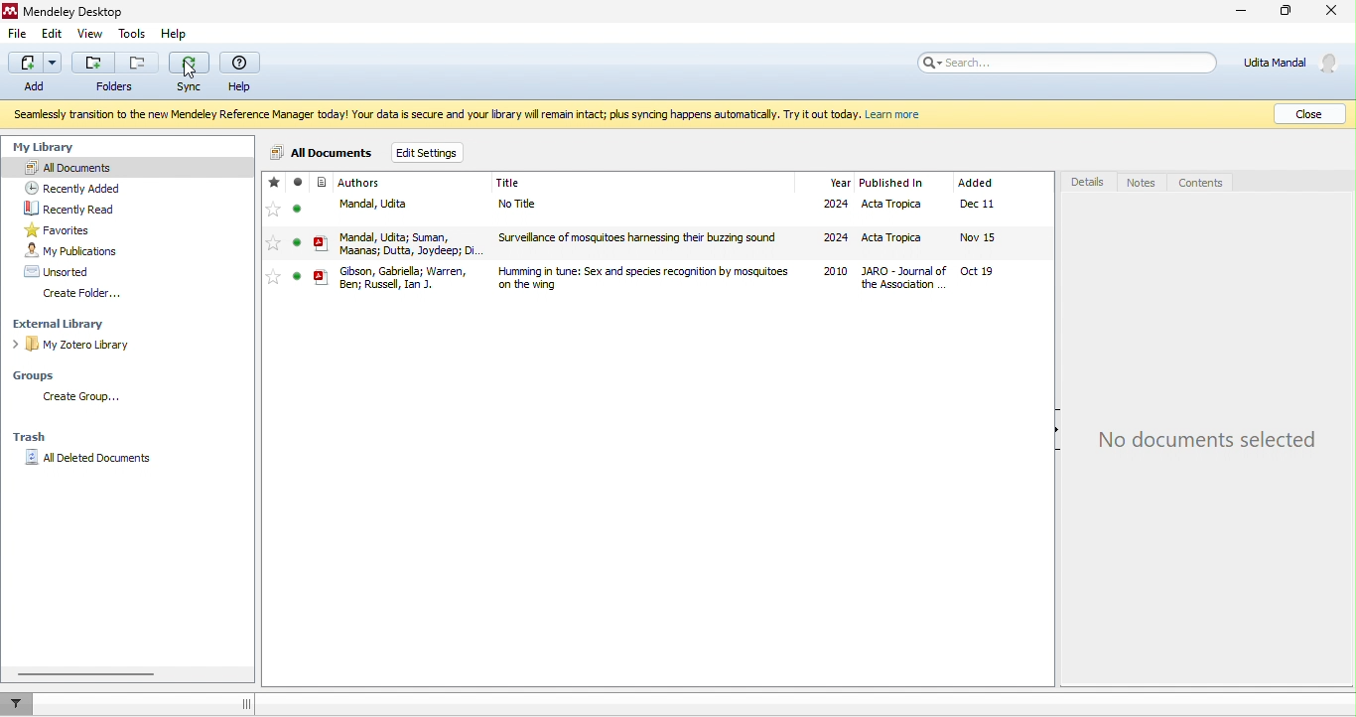 Image resolution: width=1356 pixels, height=717 pixels. What do you see at coordinates (87, 292) in the screenshot?
I see `create folder` at bounding box center [87, 292].